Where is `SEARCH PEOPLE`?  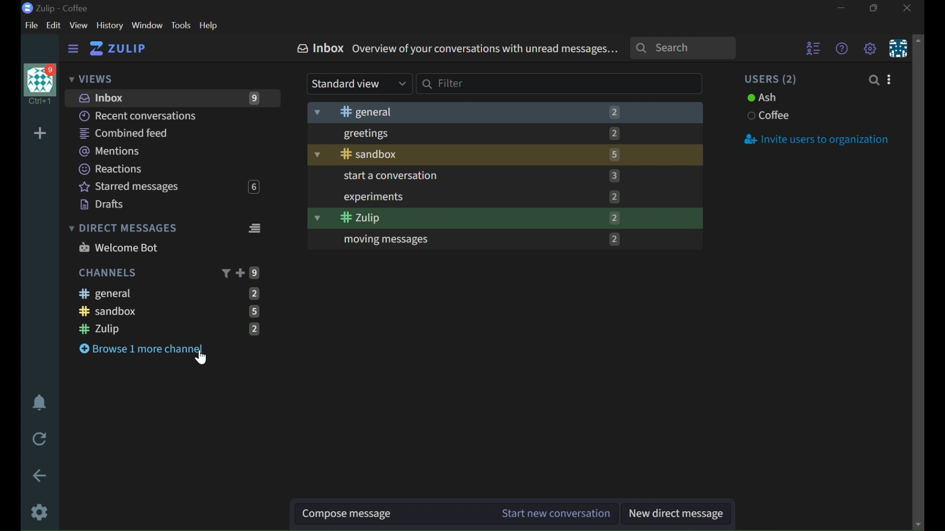
SEARCH PEOPLE is located at coordinates (874, 80).